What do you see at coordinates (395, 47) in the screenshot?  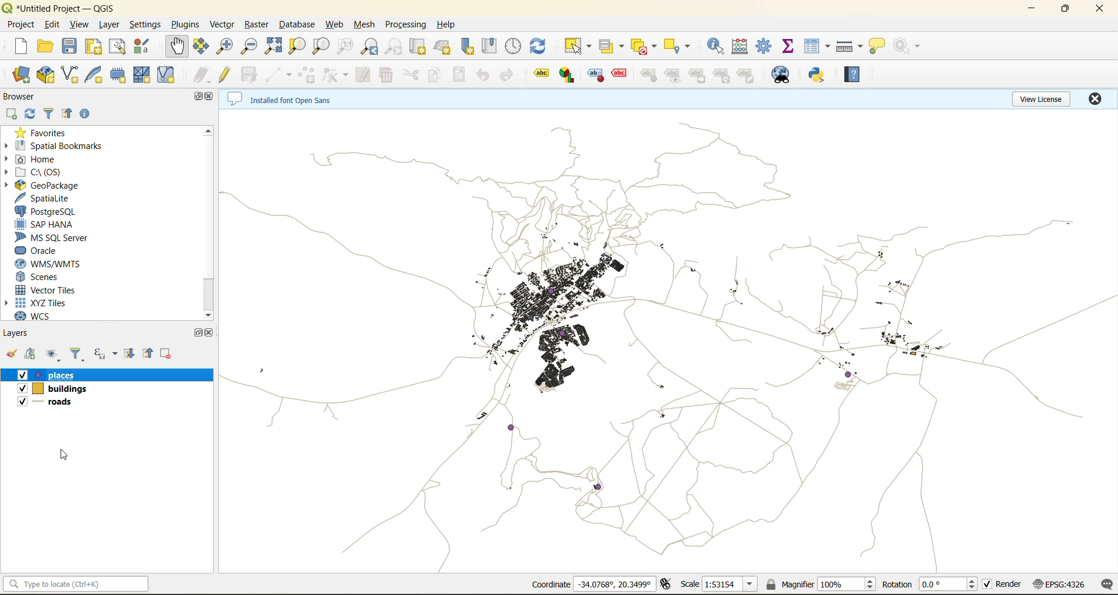 I see `zoom next` at bounding box center [395, 47].